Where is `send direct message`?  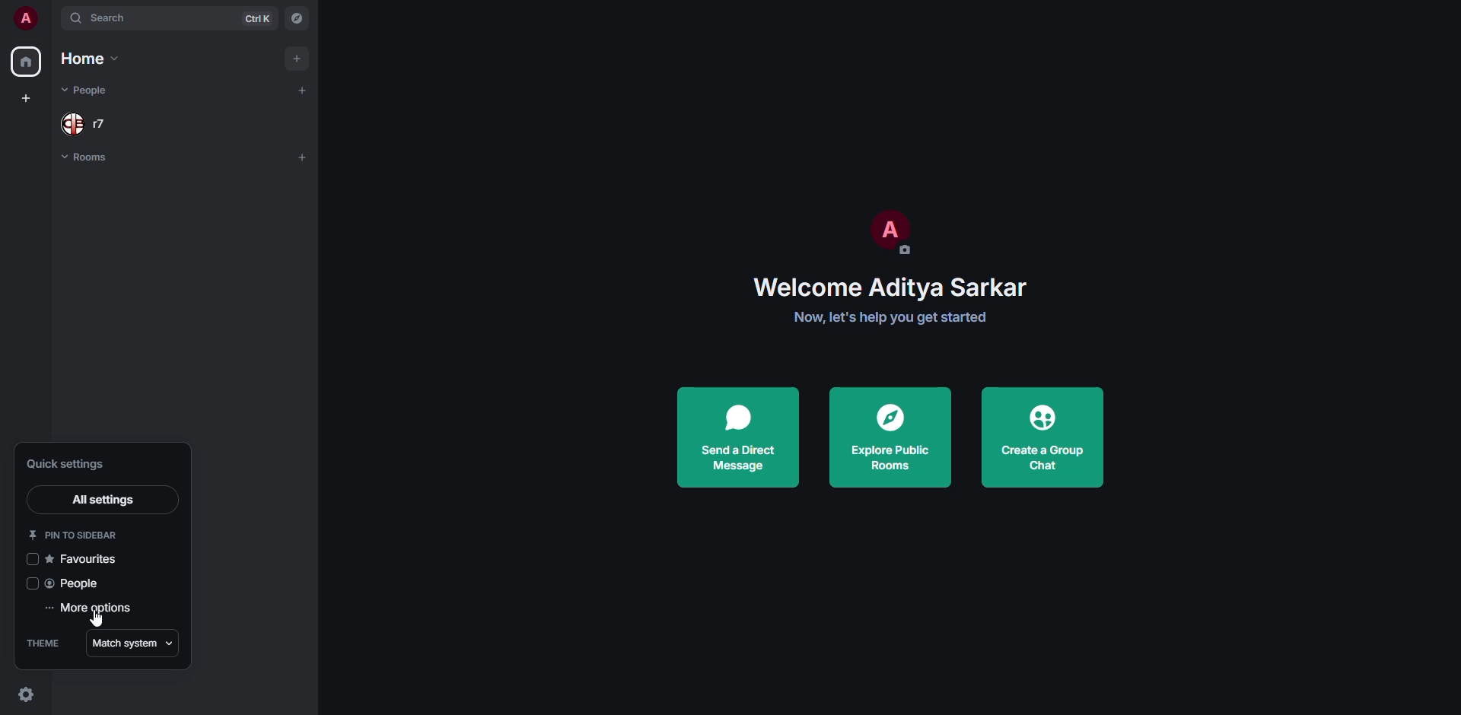
send direct message is located at coordinates (741, 437).